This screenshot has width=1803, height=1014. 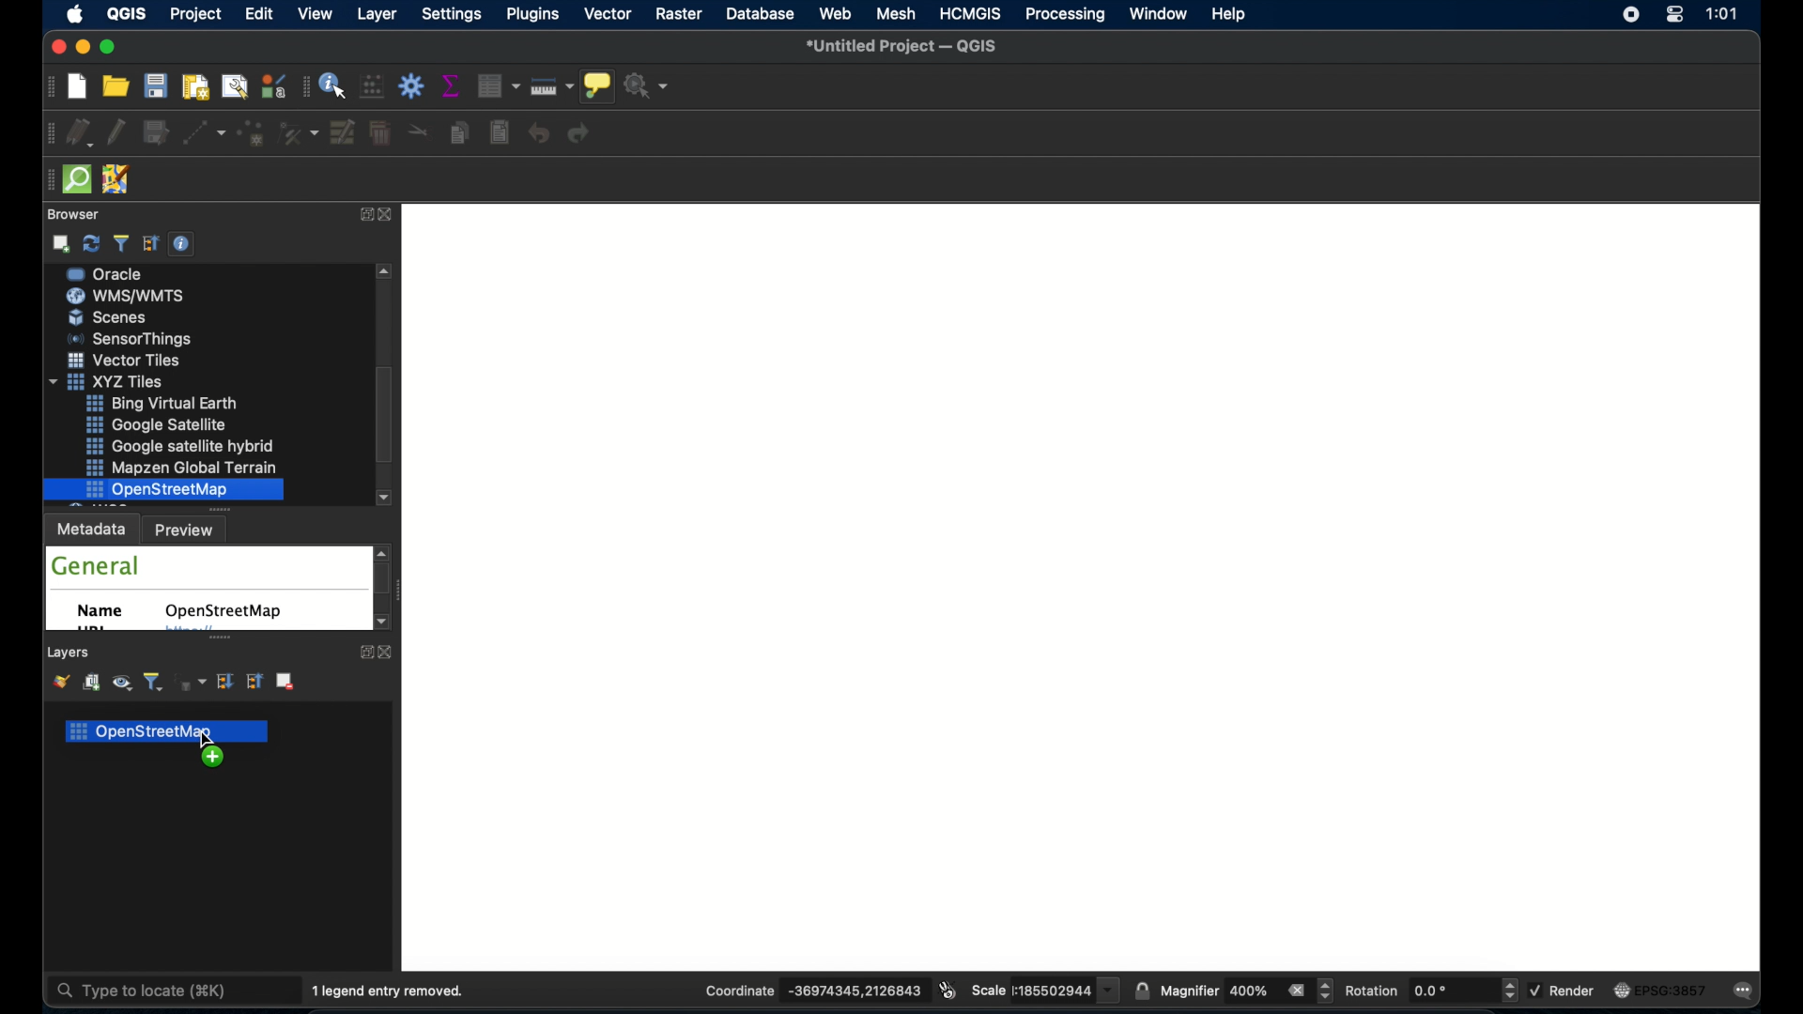 What do you see at coordinates (552, 86) in the screenshot?
I see `measure line` at bounding box center [552, 86].